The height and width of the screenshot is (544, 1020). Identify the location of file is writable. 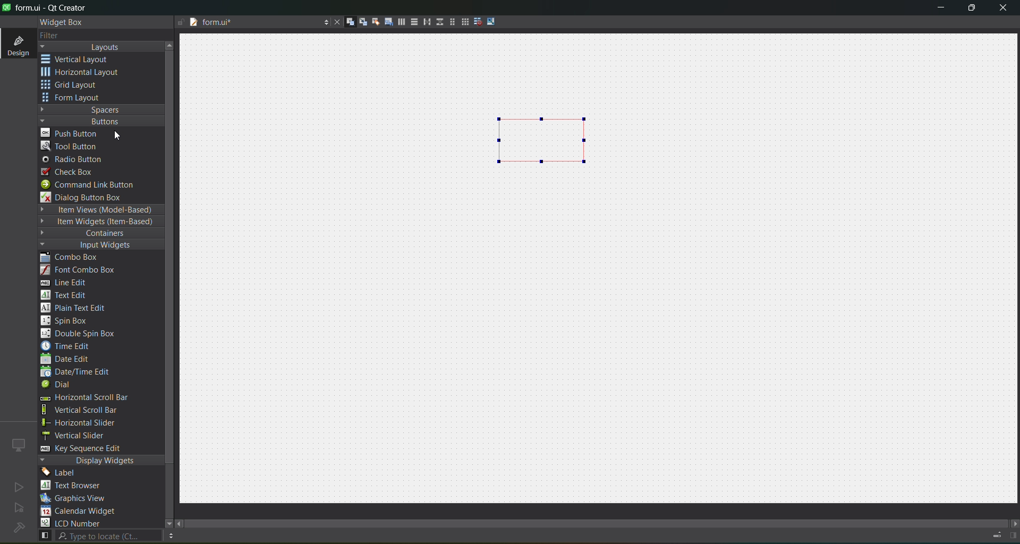
(181, 23).